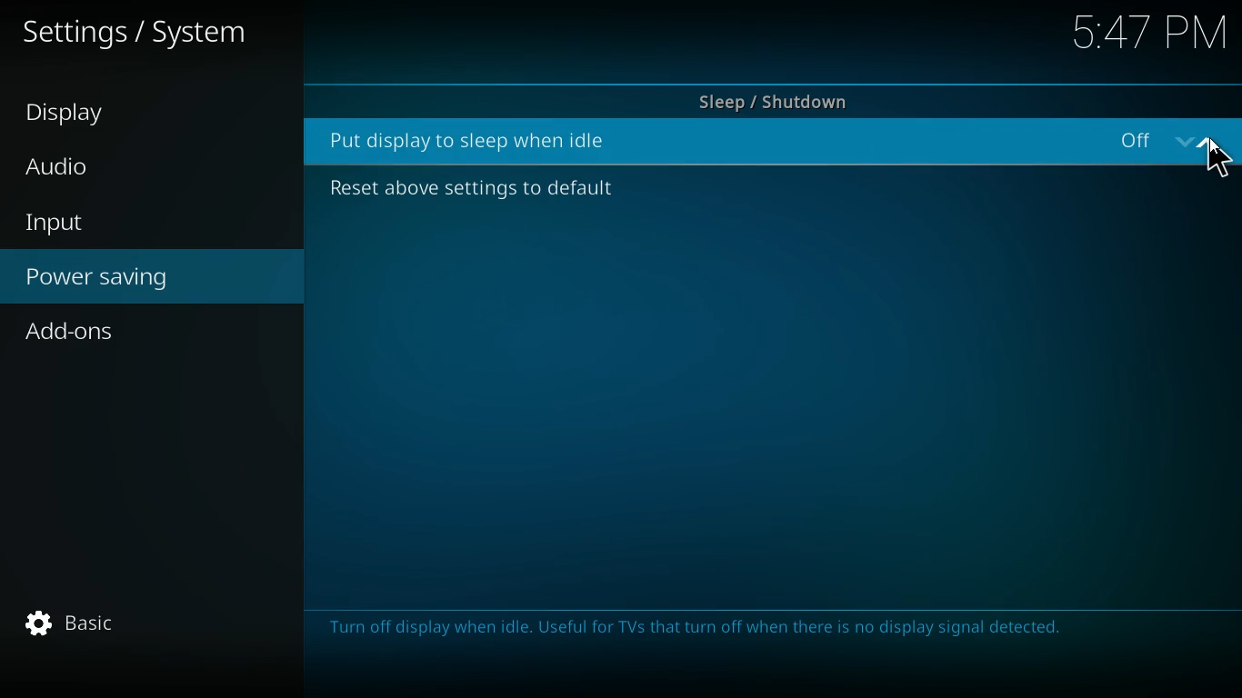  I want to click on off, so click(1176, 144).